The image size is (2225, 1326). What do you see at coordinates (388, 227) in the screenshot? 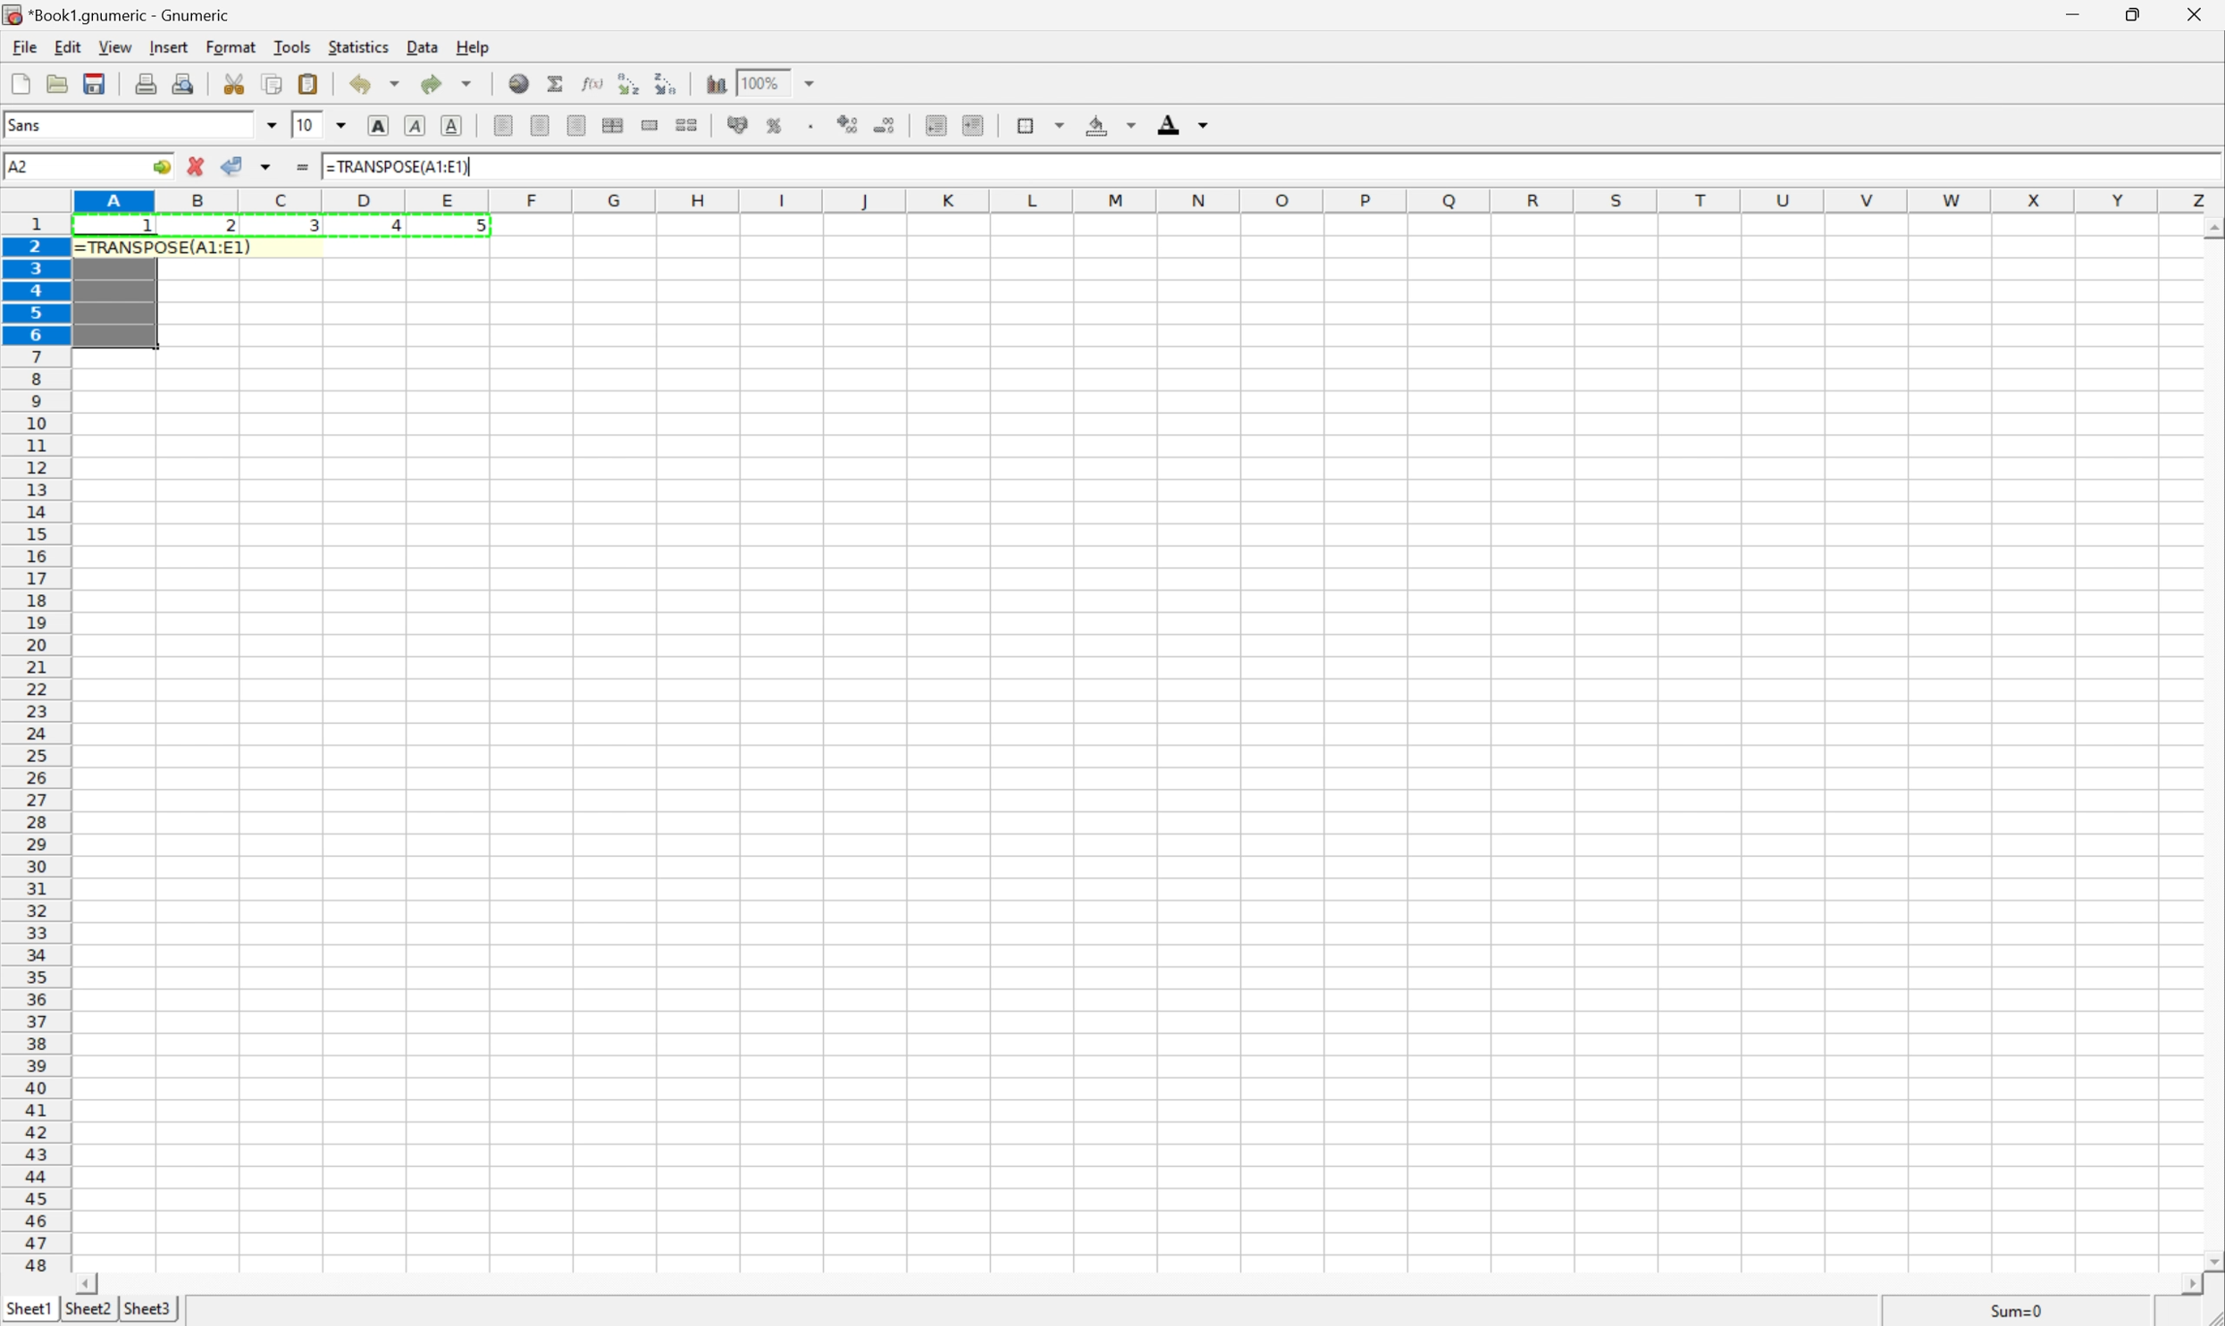
I see `4` at bounding box center [388, 227].